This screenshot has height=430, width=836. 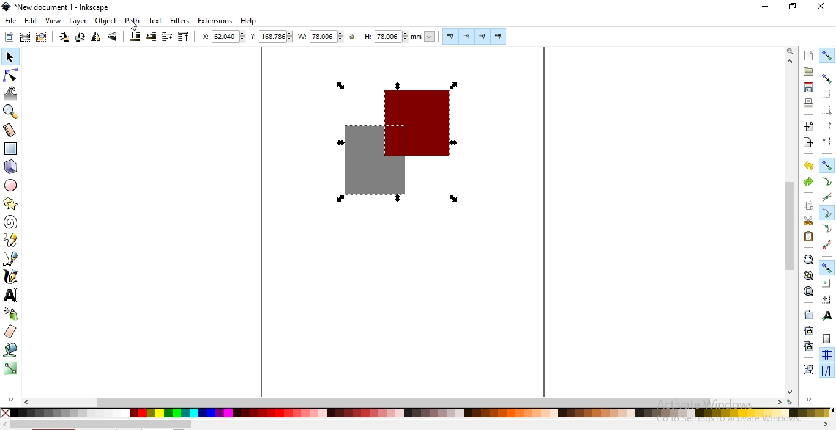 What do you see at coordinates (449, 36) in the screenshot?
I see `scale stroke width by same proportion` at bounding box center [449, 36].